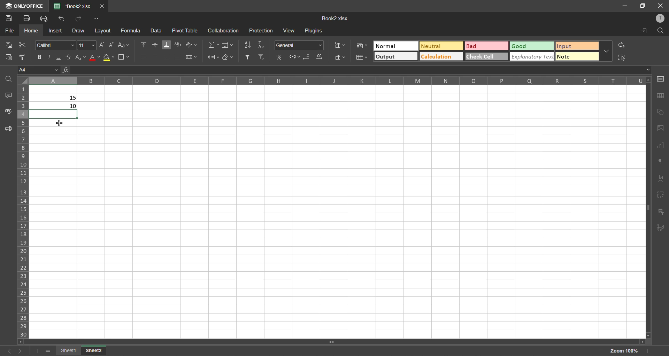  What do you see at coordinates (362, 57) in the screenshot?
I see `format as table` at bounding box center [362, 57].